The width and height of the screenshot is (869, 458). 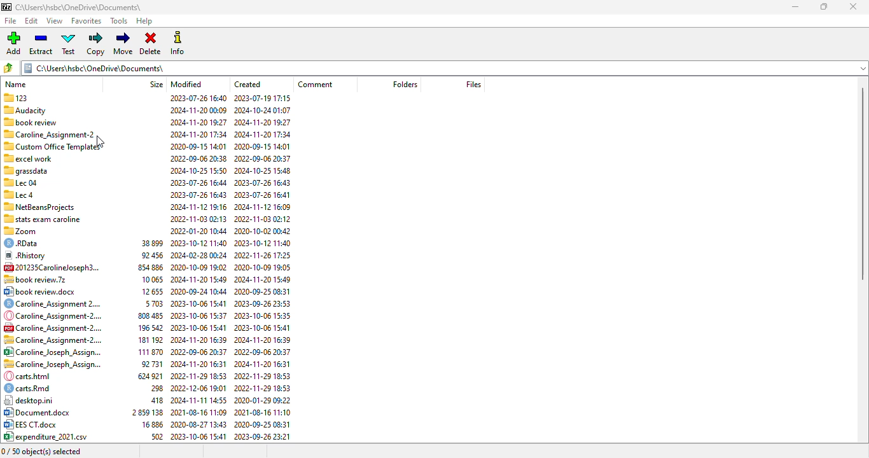 What do you see at coordinates (52, 364) in the screenshot?
I see `Z= Caroline Joseph_Assign...` at bounding box center [52, 364].